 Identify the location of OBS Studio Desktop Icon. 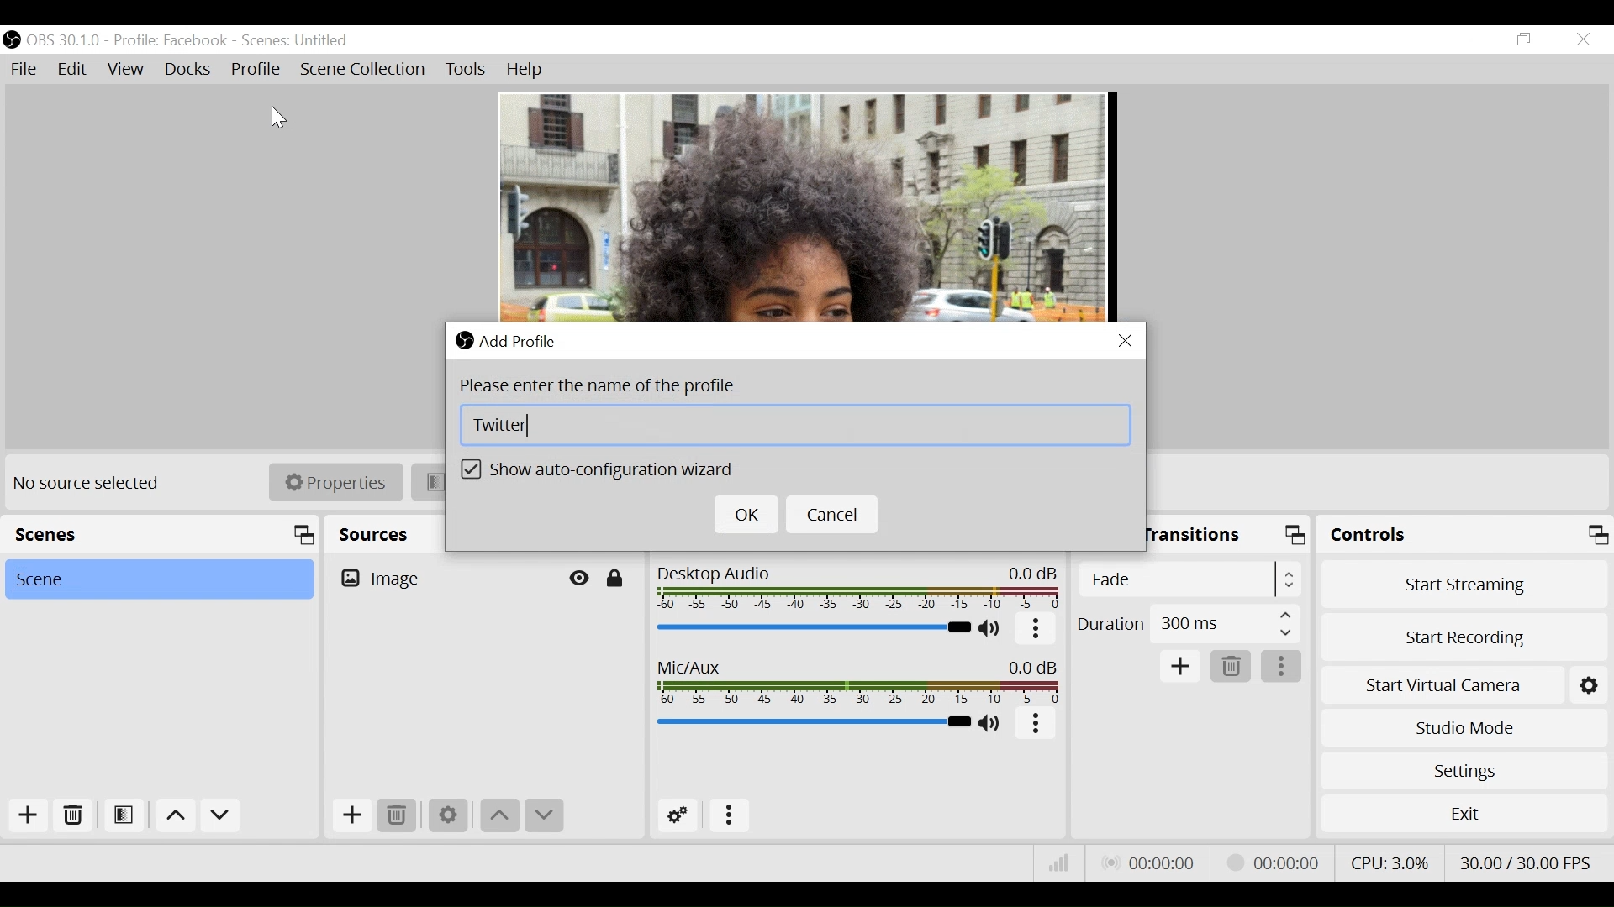
(13, 39).